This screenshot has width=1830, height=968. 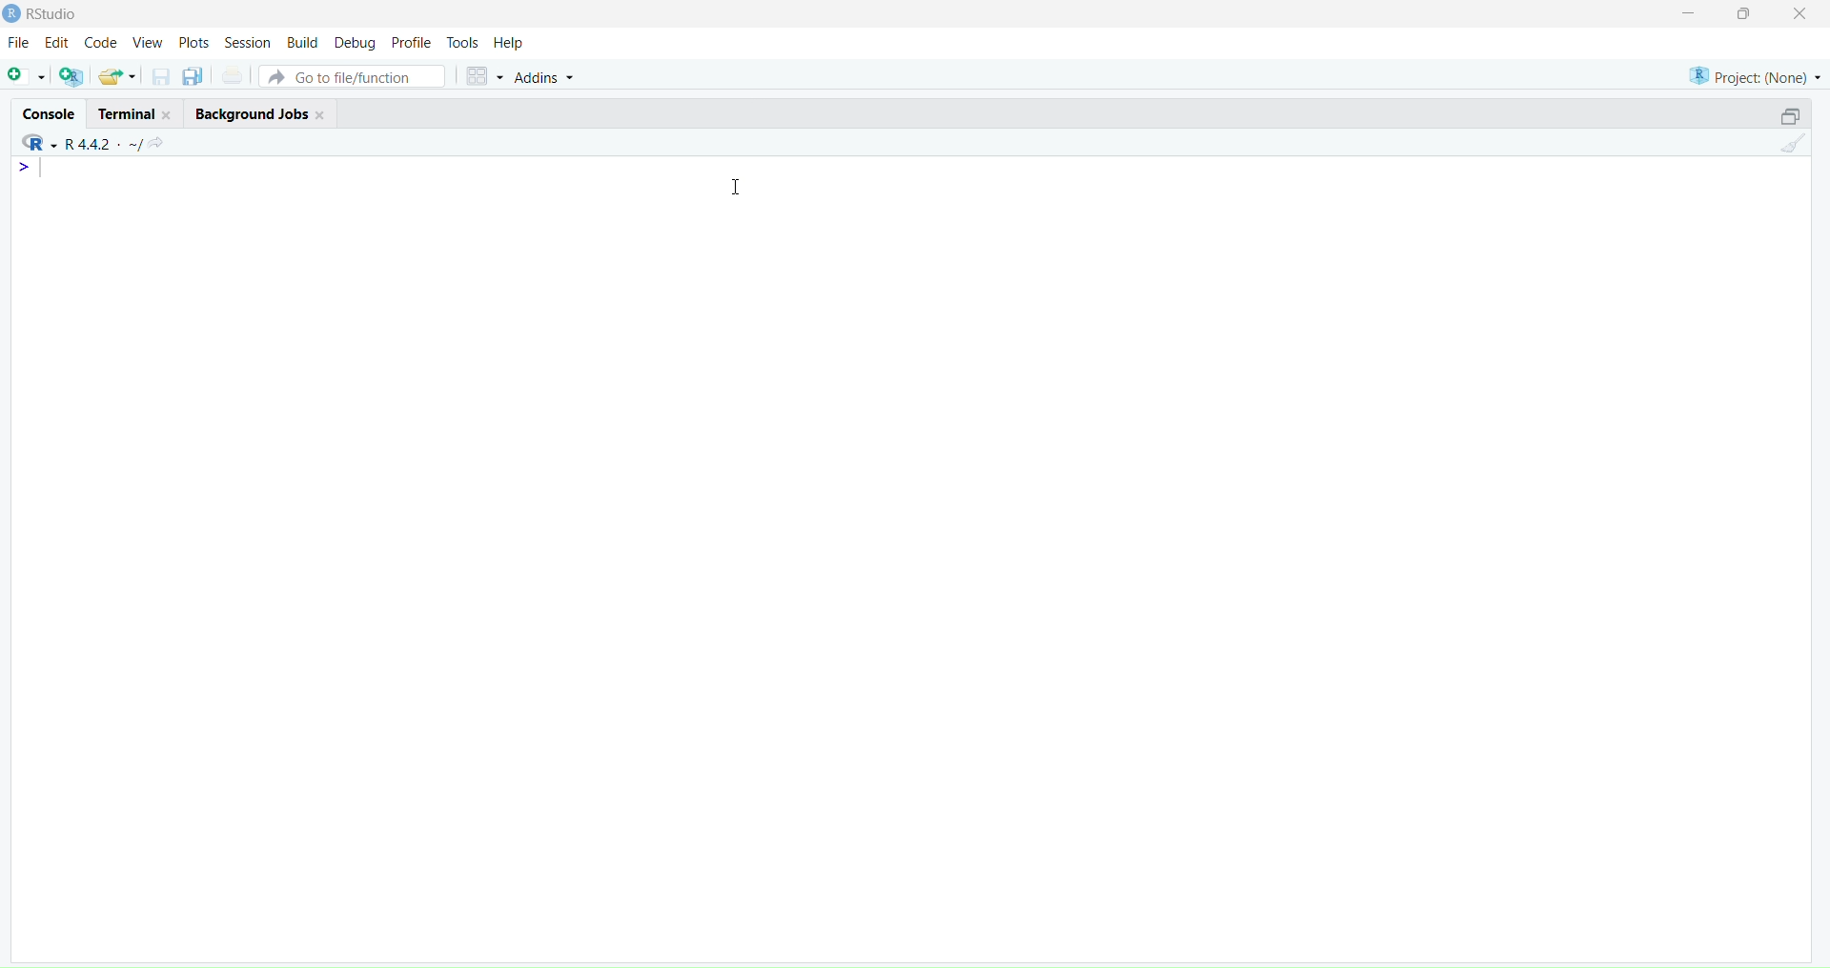 I want to click on Go to file/function, so click(x=351, y=75).